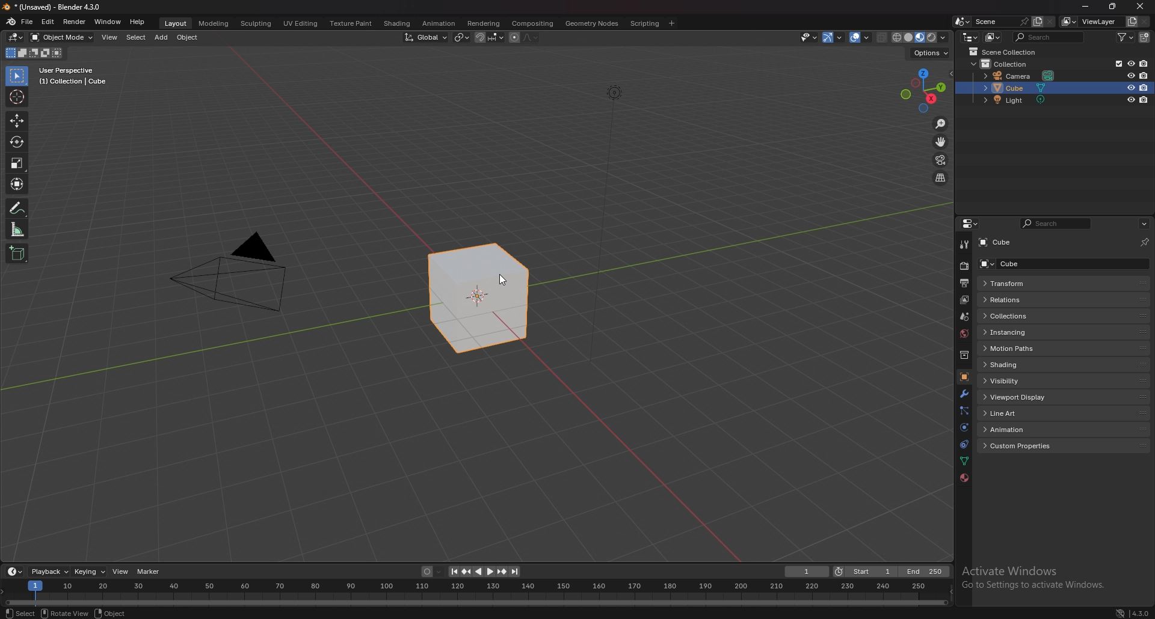 The height and width of the screenshot is (619, 1155). Describe the element at coordinates (964, 283) in the screenshot. I see `output` at that location.